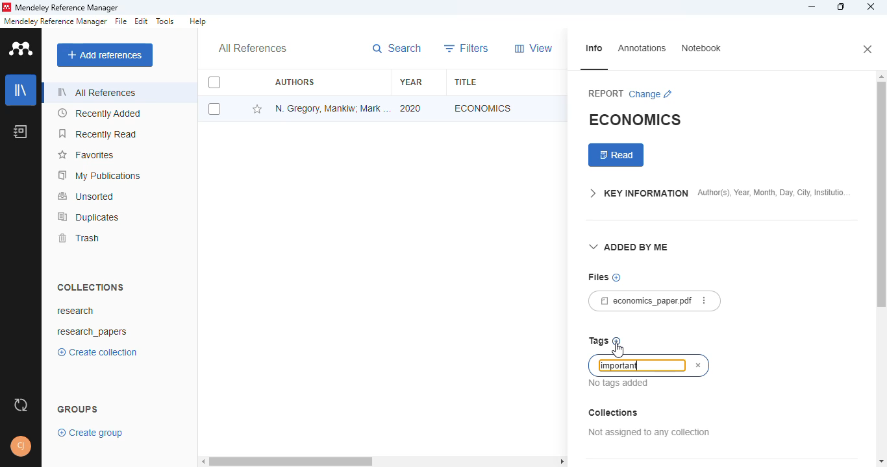 The width and height of the screenshot is (887, 467). What do you see at coordinates (295, 81) in the screenshot?
I see `authors` at bounding box center [295, 81].